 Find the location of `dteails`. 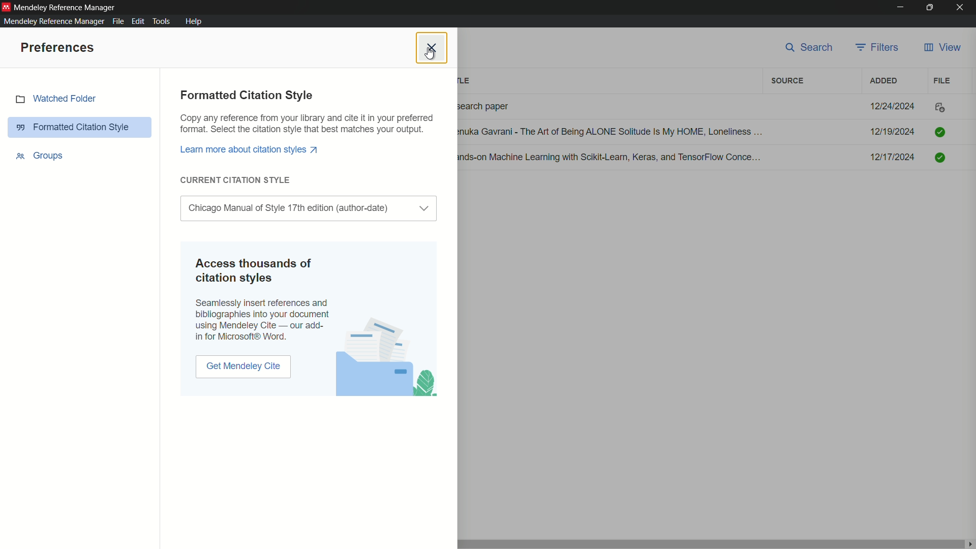

dteails is located at coordinates (706, 133).